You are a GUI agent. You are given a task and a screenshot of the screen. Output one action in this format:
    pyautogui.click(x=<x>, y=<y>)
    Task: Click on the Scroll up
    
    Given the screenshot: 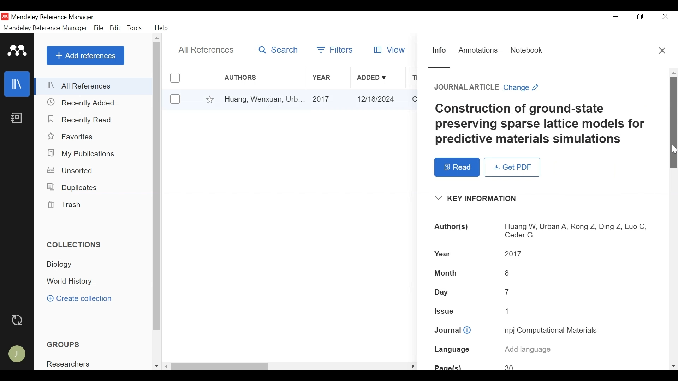 What is the action you would take?
    pyautogui.click(x=673, y=72)
    